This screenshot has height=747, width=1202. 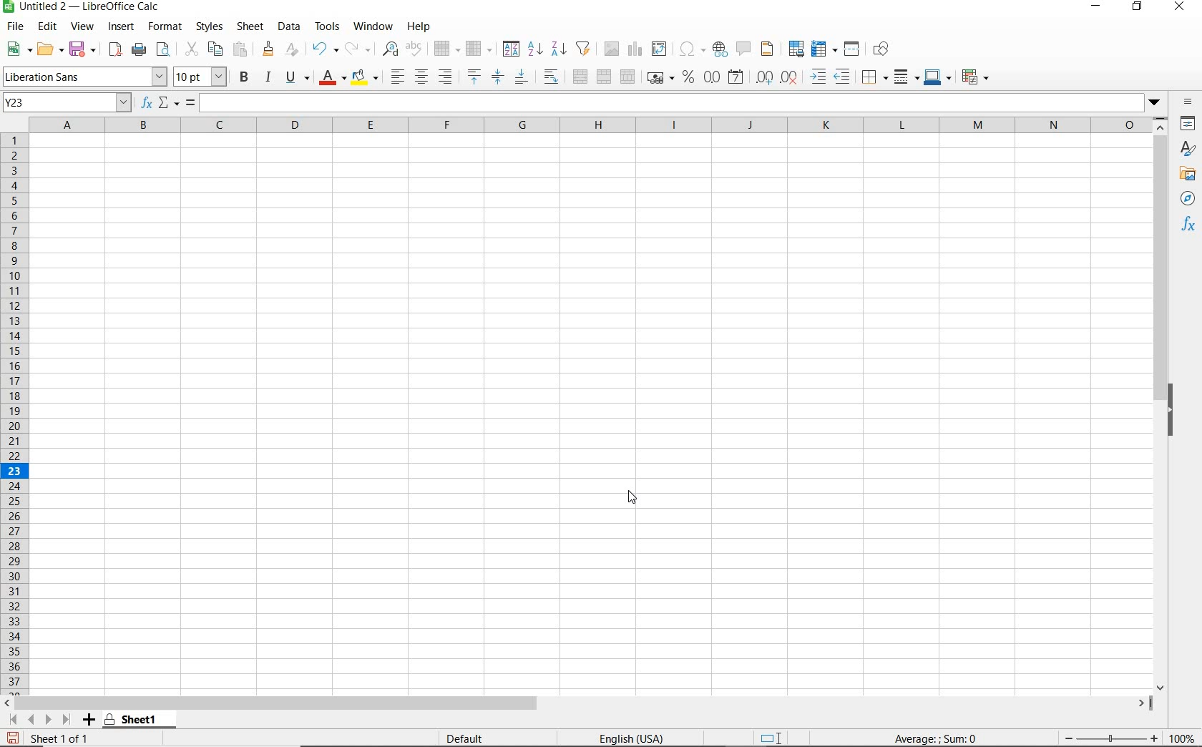 What do you see at coordinates (604, 77) in the screenshot?
I see `MERGE CELLS` at bounding box center [604, 77].